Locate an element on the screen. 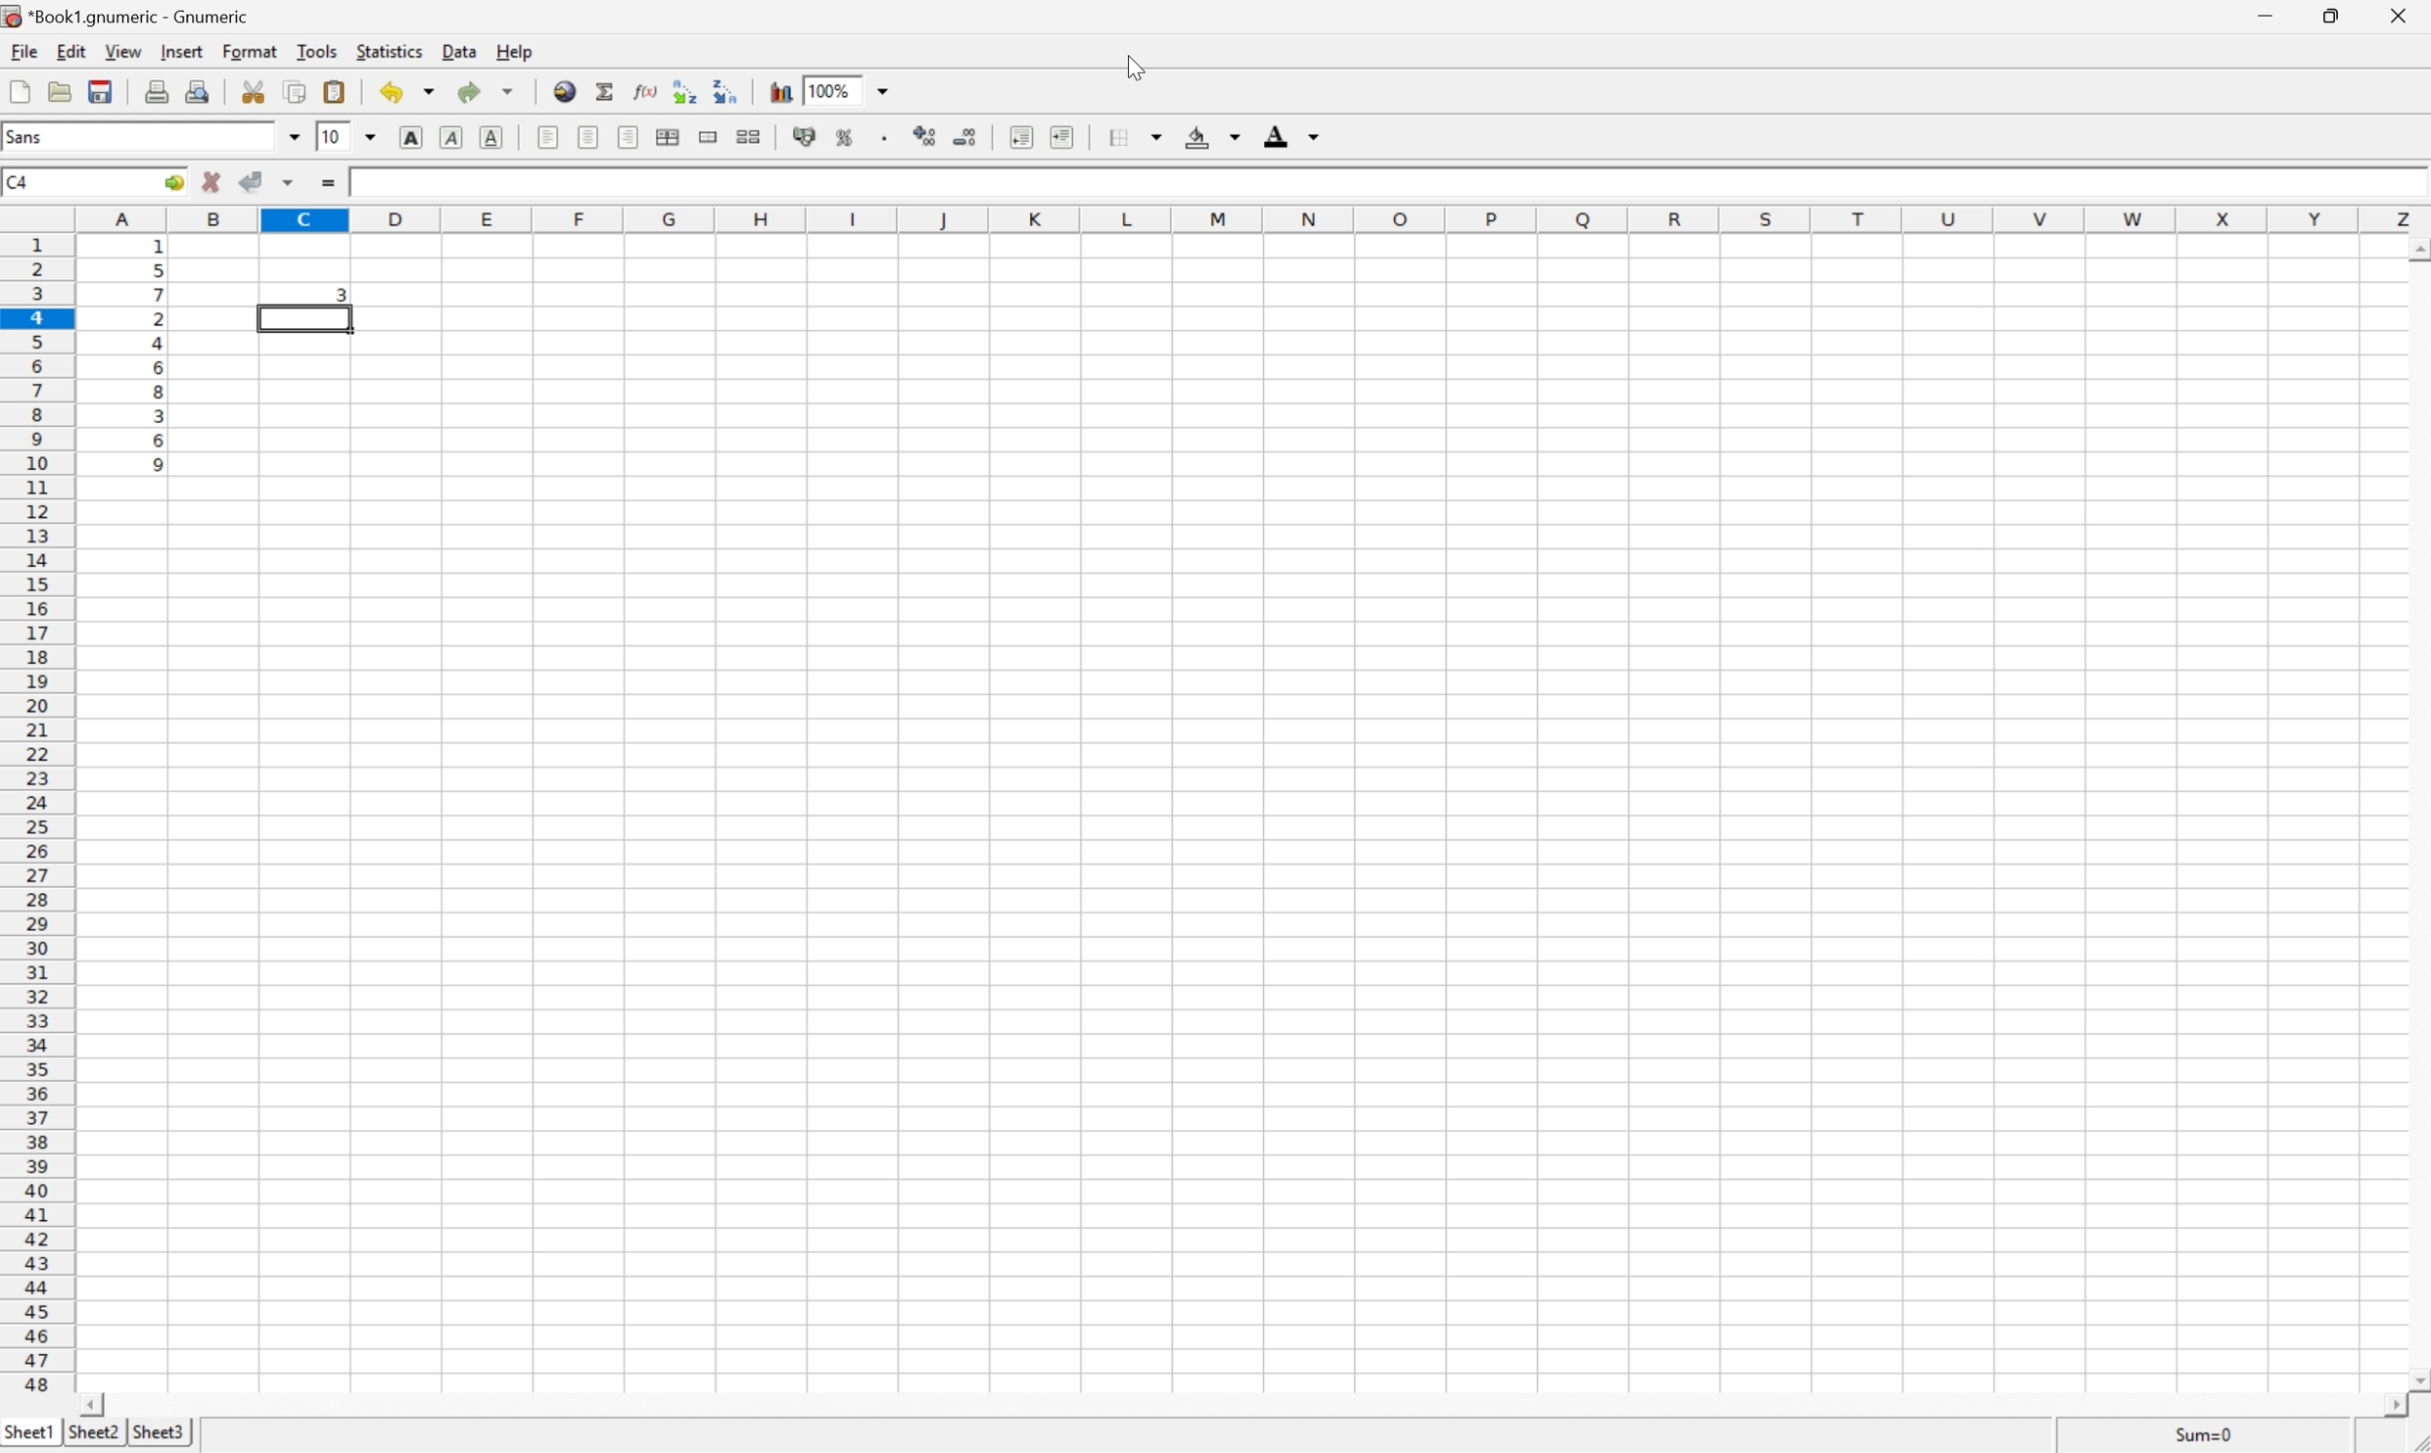 The height and width of the screenshot is (1453, 2431). new is located at coordinates (22, 89).